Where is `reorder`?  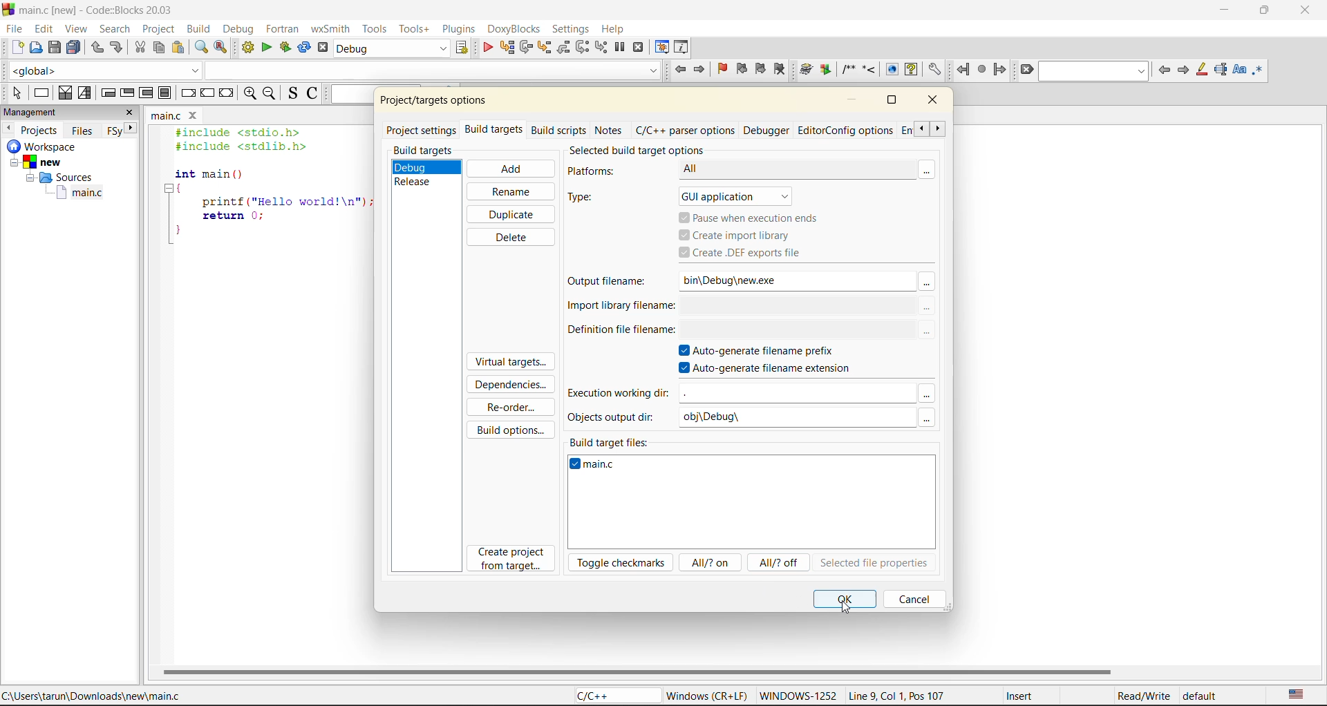 reorder is located at coordinates (509, 408).